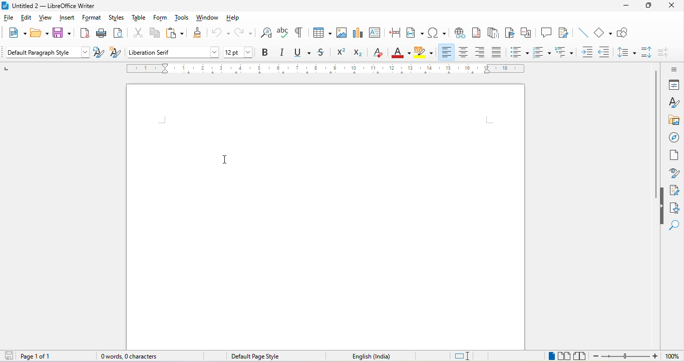 The height and width of the screenshot is (362, 684). I want to click on style inspecter, so click(674, 174).